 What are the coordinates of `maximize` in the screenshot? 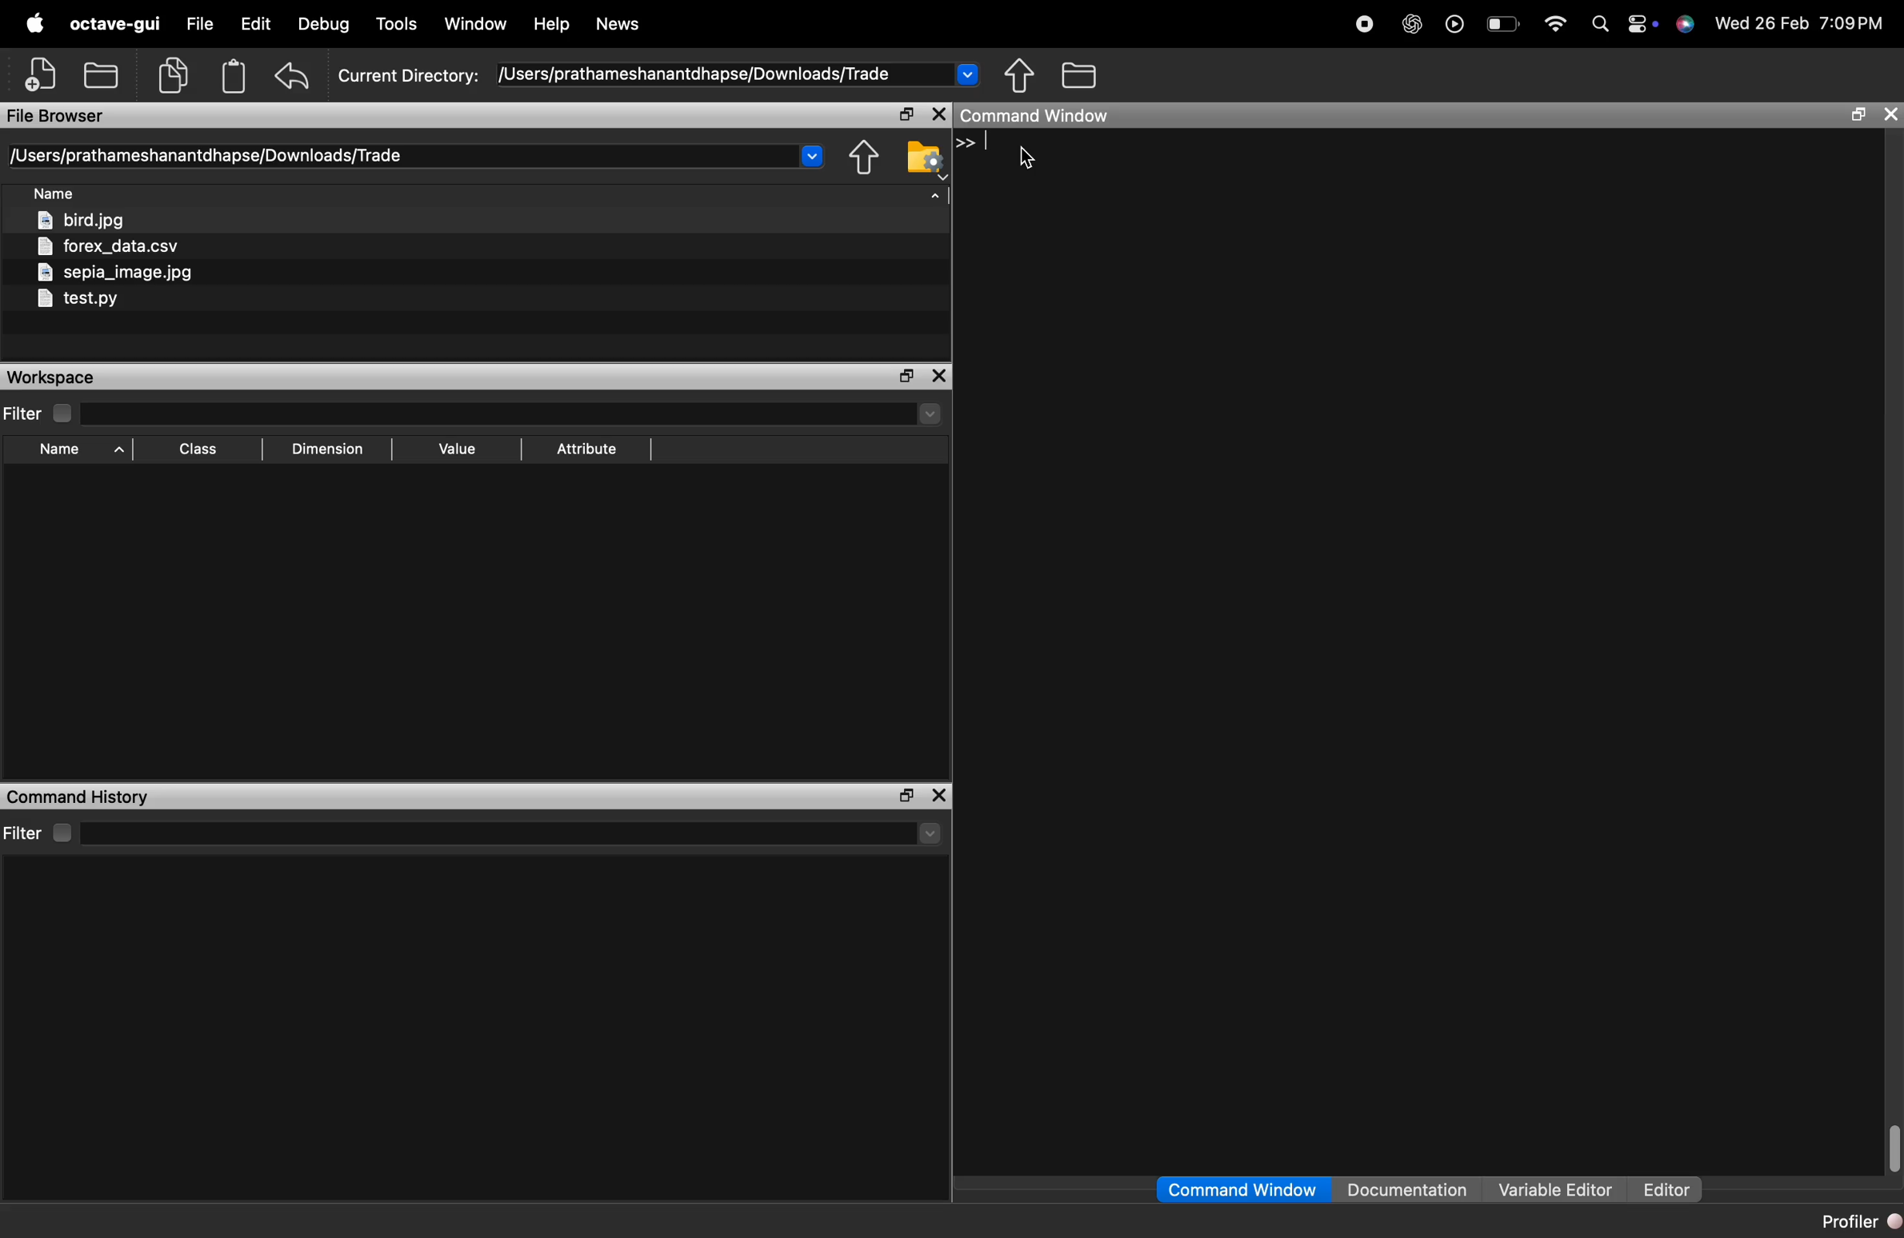 It's located at (904, 114).